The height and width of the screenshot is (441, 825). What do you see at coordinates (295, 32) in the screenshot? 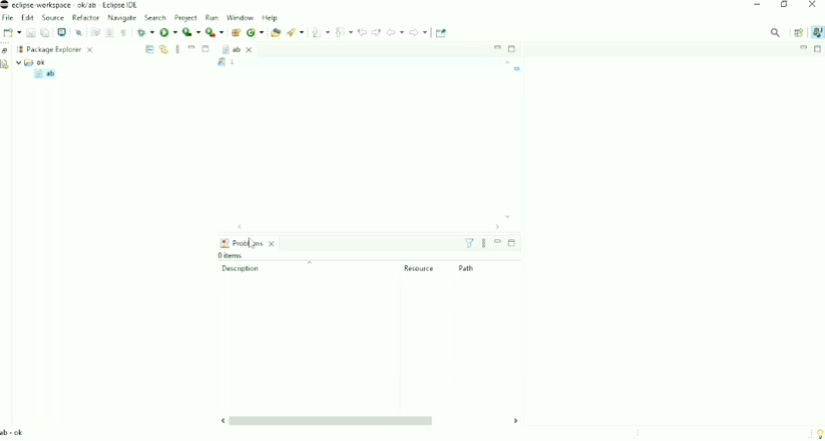
I see `Search` at bounding box center [295, 32].